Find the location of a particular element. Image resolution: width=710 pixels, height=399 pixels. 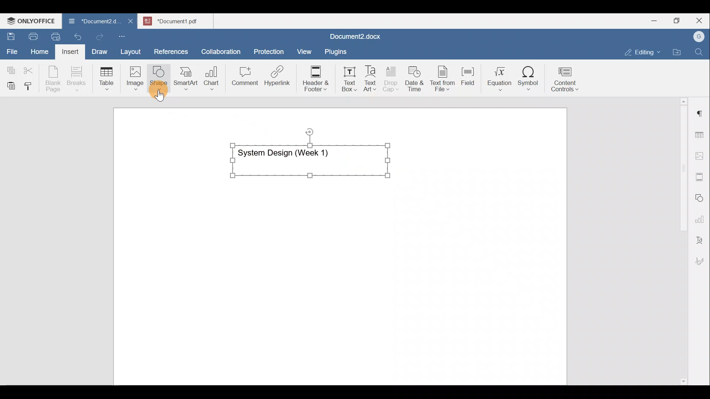

SmartArt is located at coordinates (185, 77).